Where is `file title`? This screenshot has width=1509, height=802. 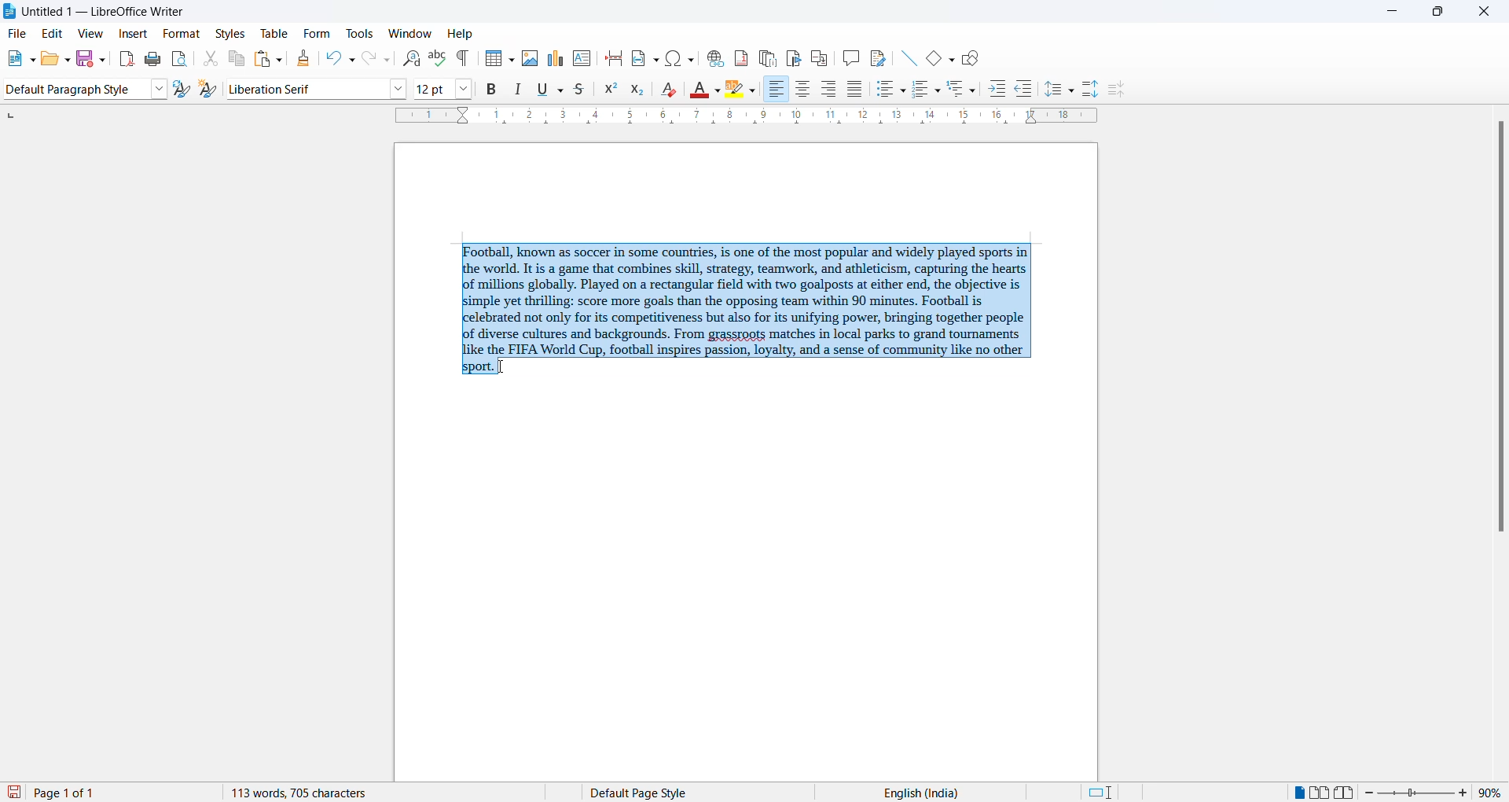 file title is located at coordinates (101, 13).